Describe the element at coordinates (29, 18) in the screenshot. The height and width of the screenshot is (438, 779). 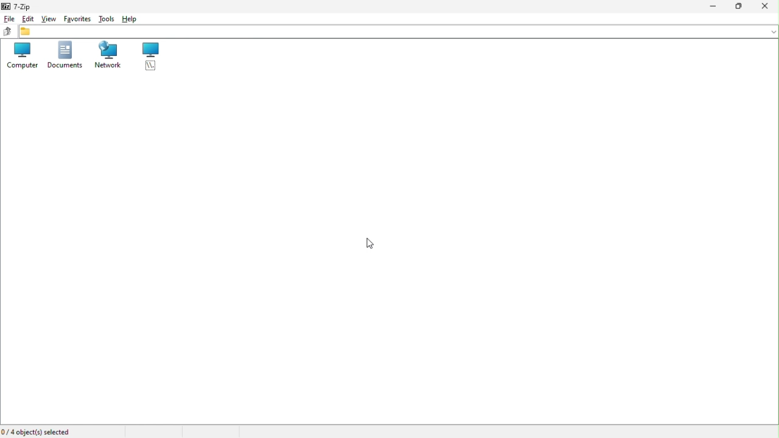
I see `Edit` at that location.